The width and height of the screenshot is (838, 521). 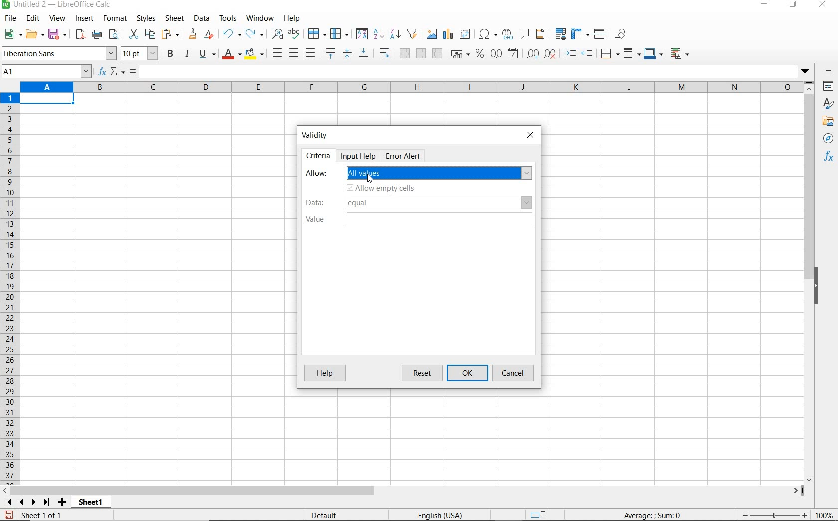 I want to click on select function, so click(x=118, y=72).